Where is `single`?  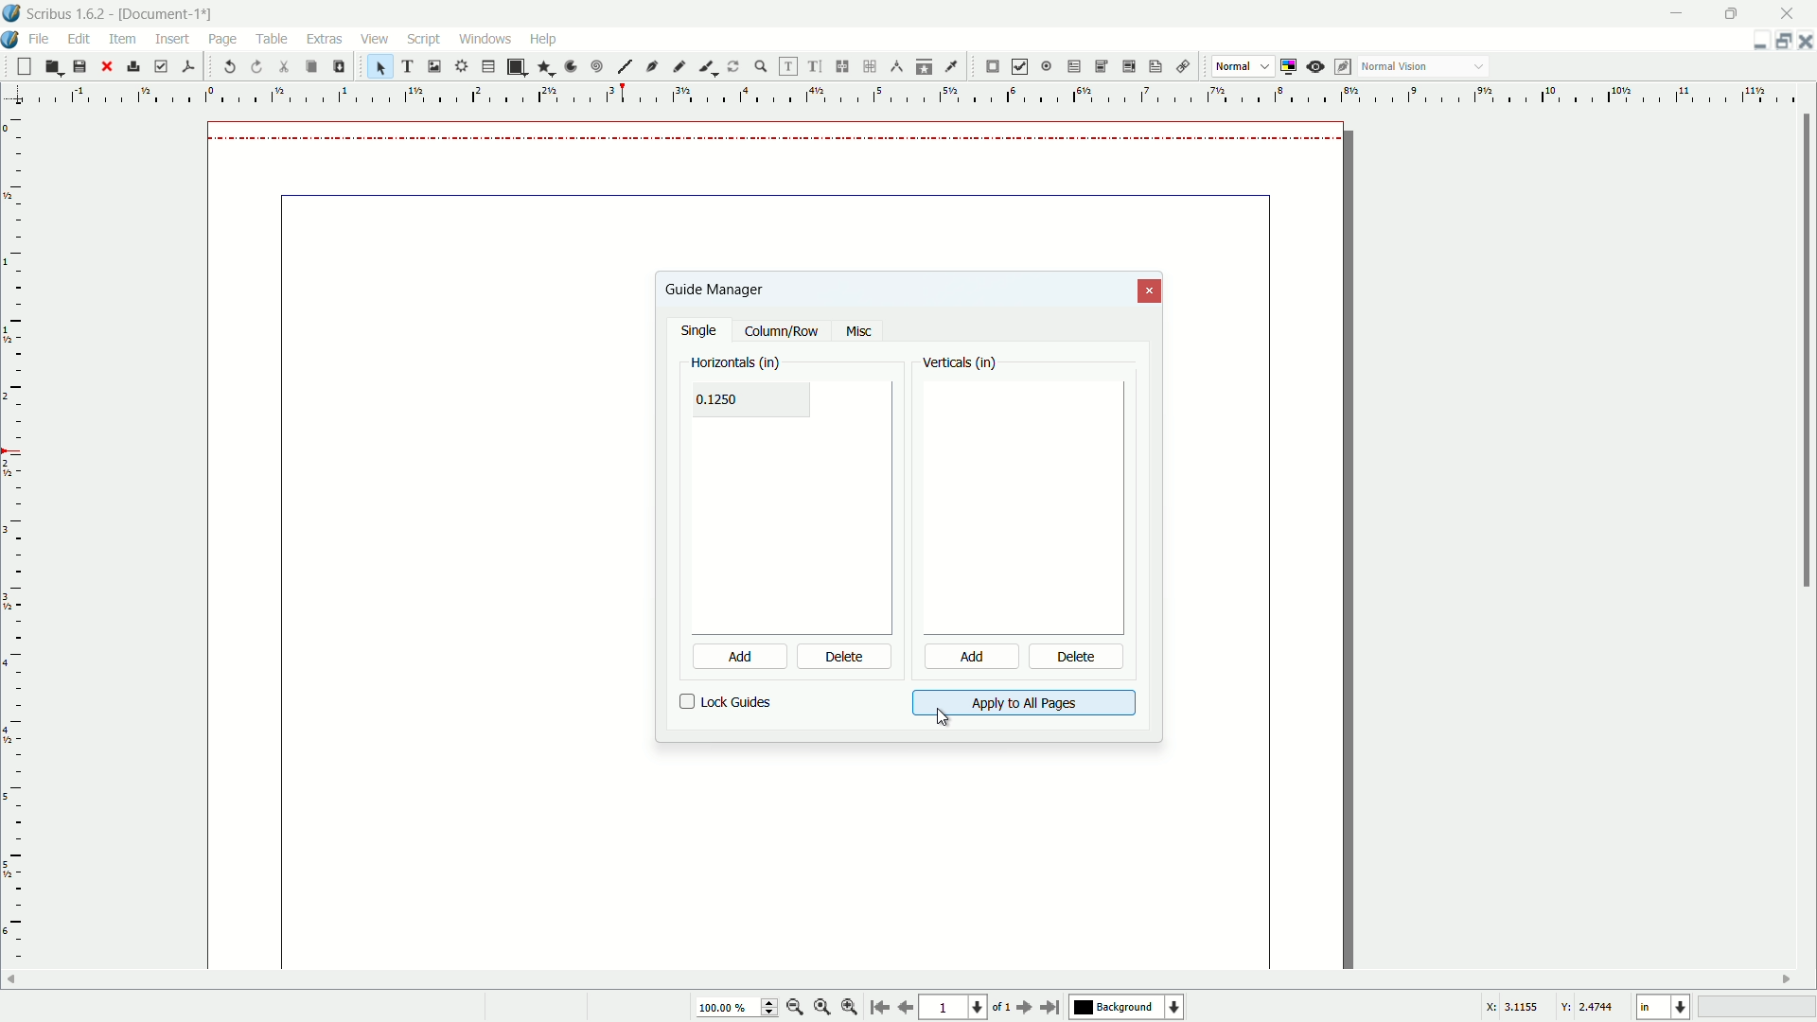 single is located at coordinates (701, 332).